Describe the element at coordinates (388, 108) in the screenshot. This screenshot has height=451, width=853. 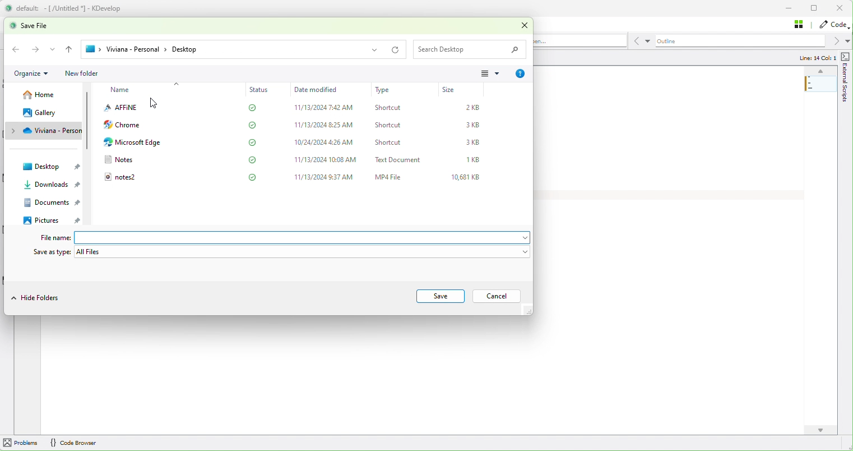
I see `Shortcut` at that location.